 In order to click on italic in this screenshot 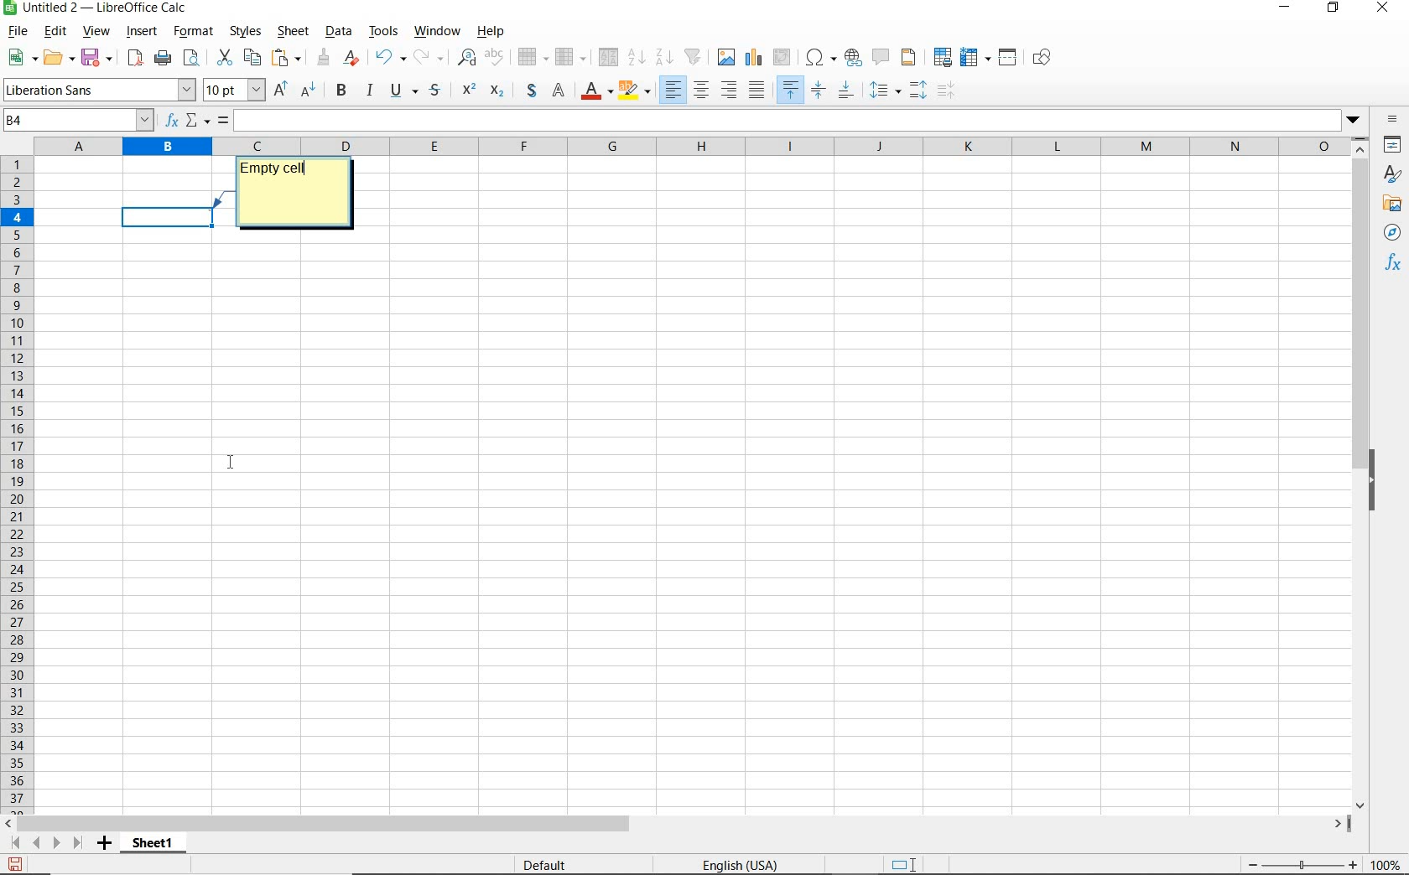, I will do `click(369, 91)`.